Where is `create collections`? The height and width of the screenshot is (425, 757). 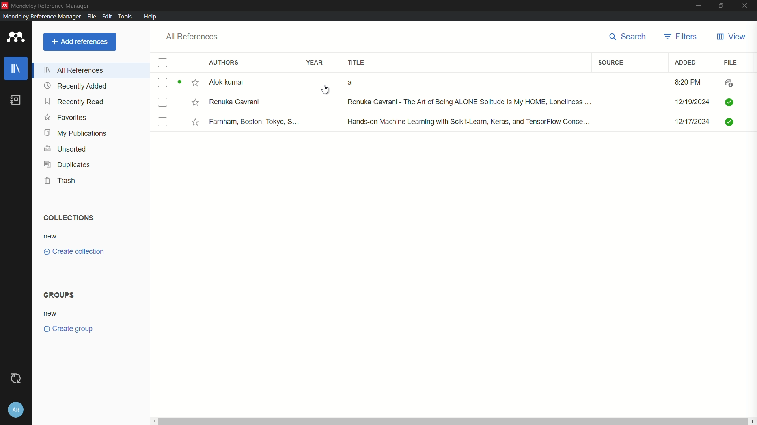
create collections is located at coordinates (74, 252).